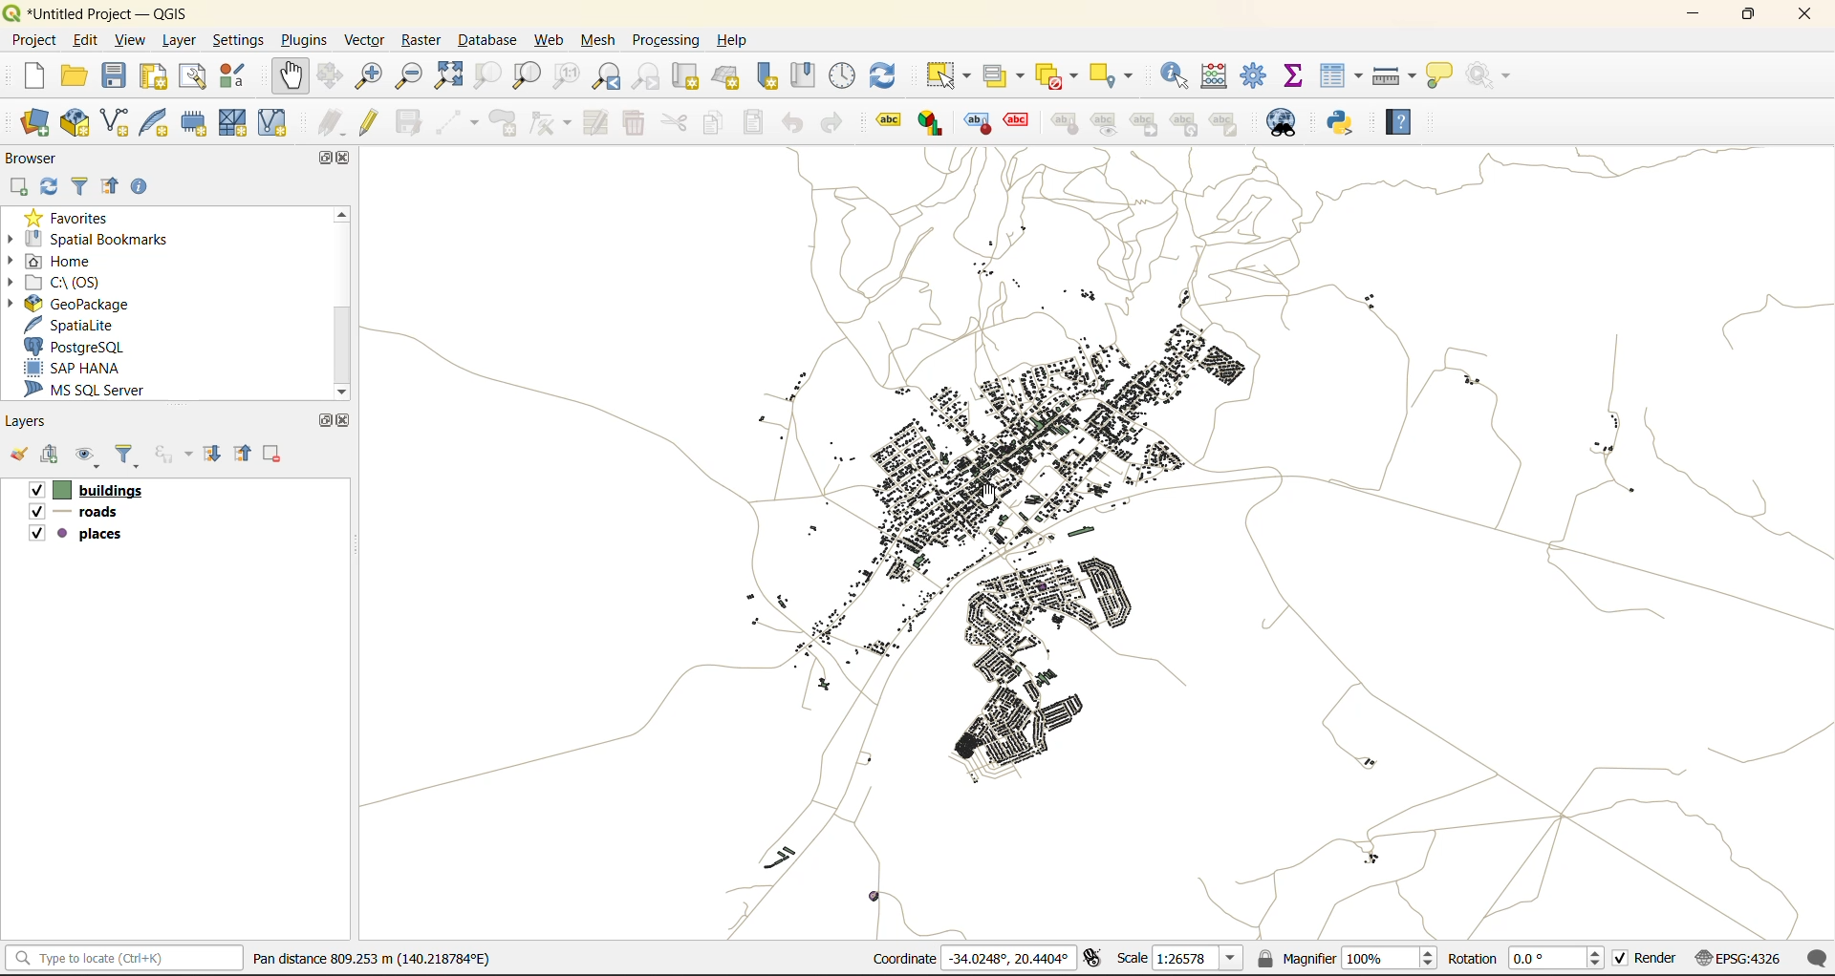 Image resolution: width=1835 pixels, height=976 pixels. What do you see at coordinates (456, 120) in the screenshot?
I see `digitize` at bounding box center [456, 120].